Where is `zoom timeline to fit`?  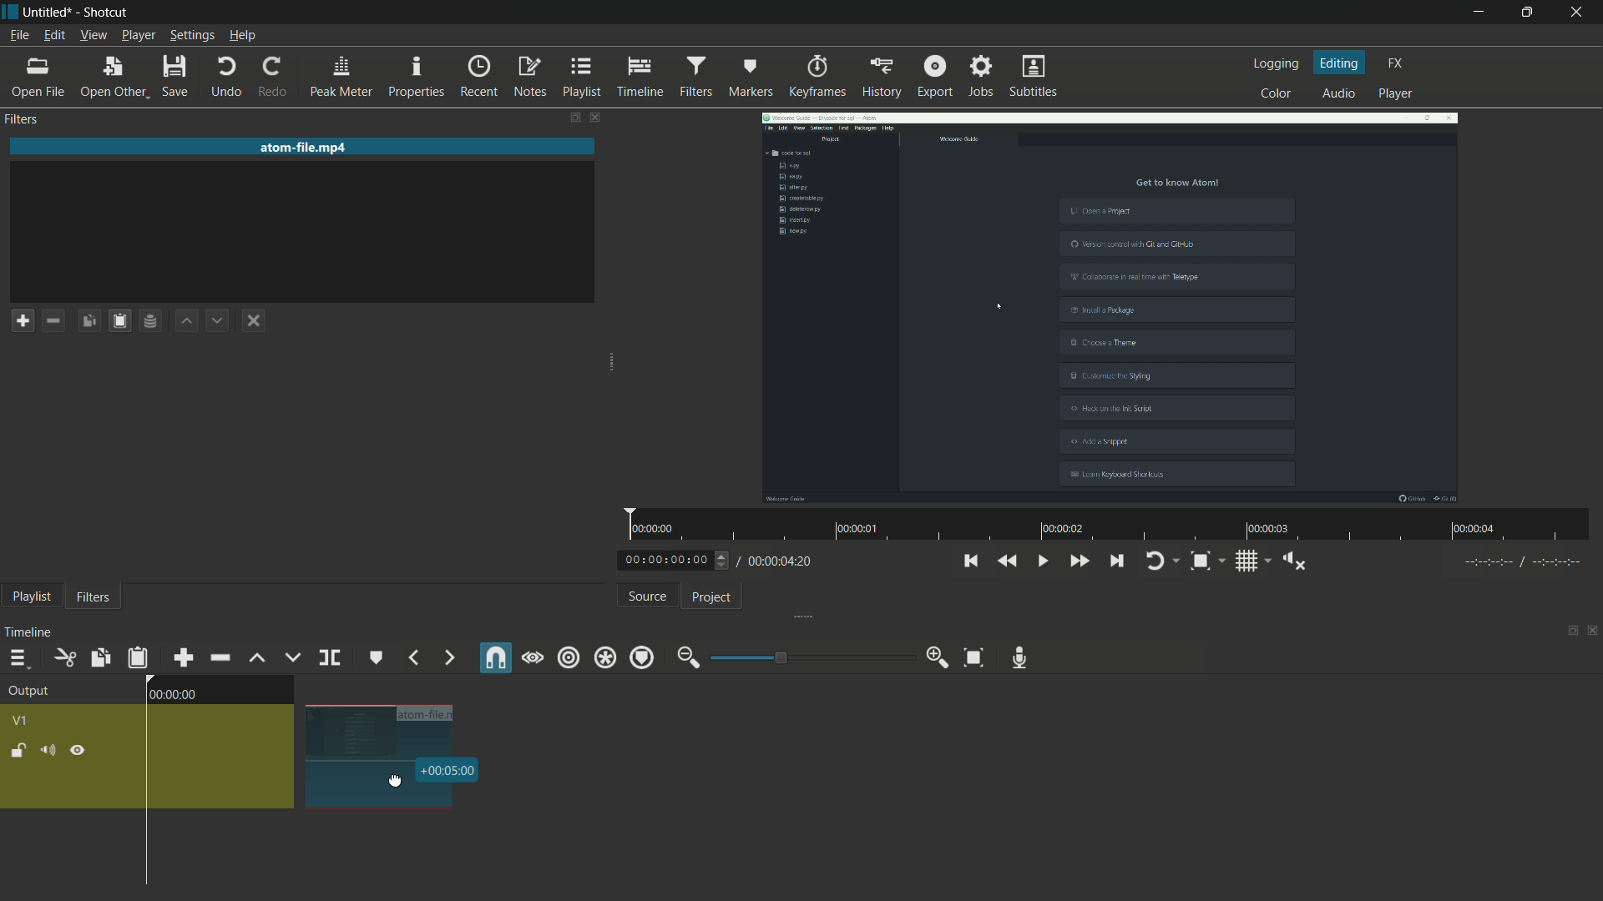 zoom timeline to fit is located at coordinates (974, 658).